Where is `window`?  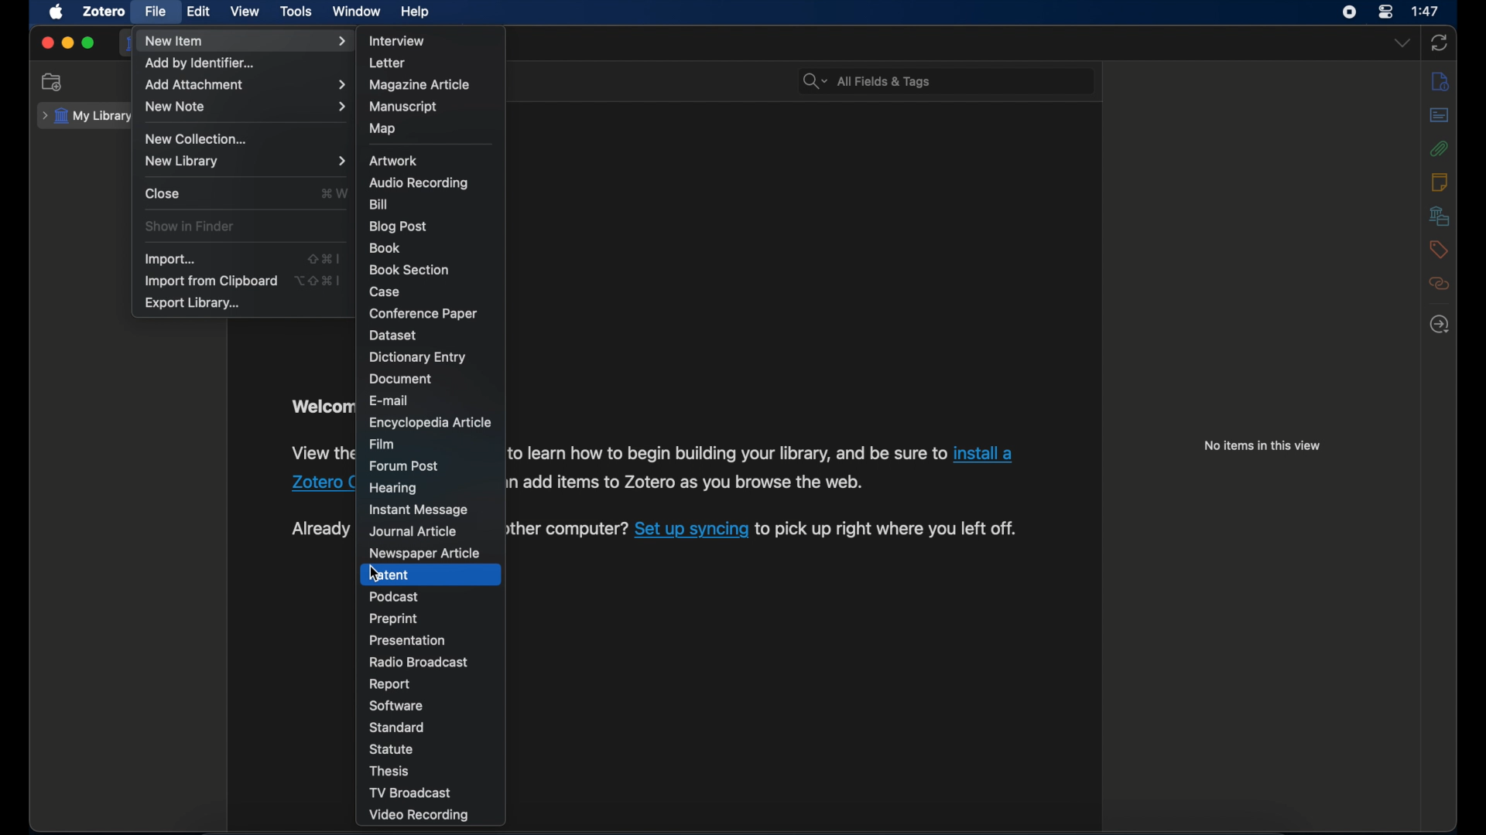 window is located at coordinates (358, 11).